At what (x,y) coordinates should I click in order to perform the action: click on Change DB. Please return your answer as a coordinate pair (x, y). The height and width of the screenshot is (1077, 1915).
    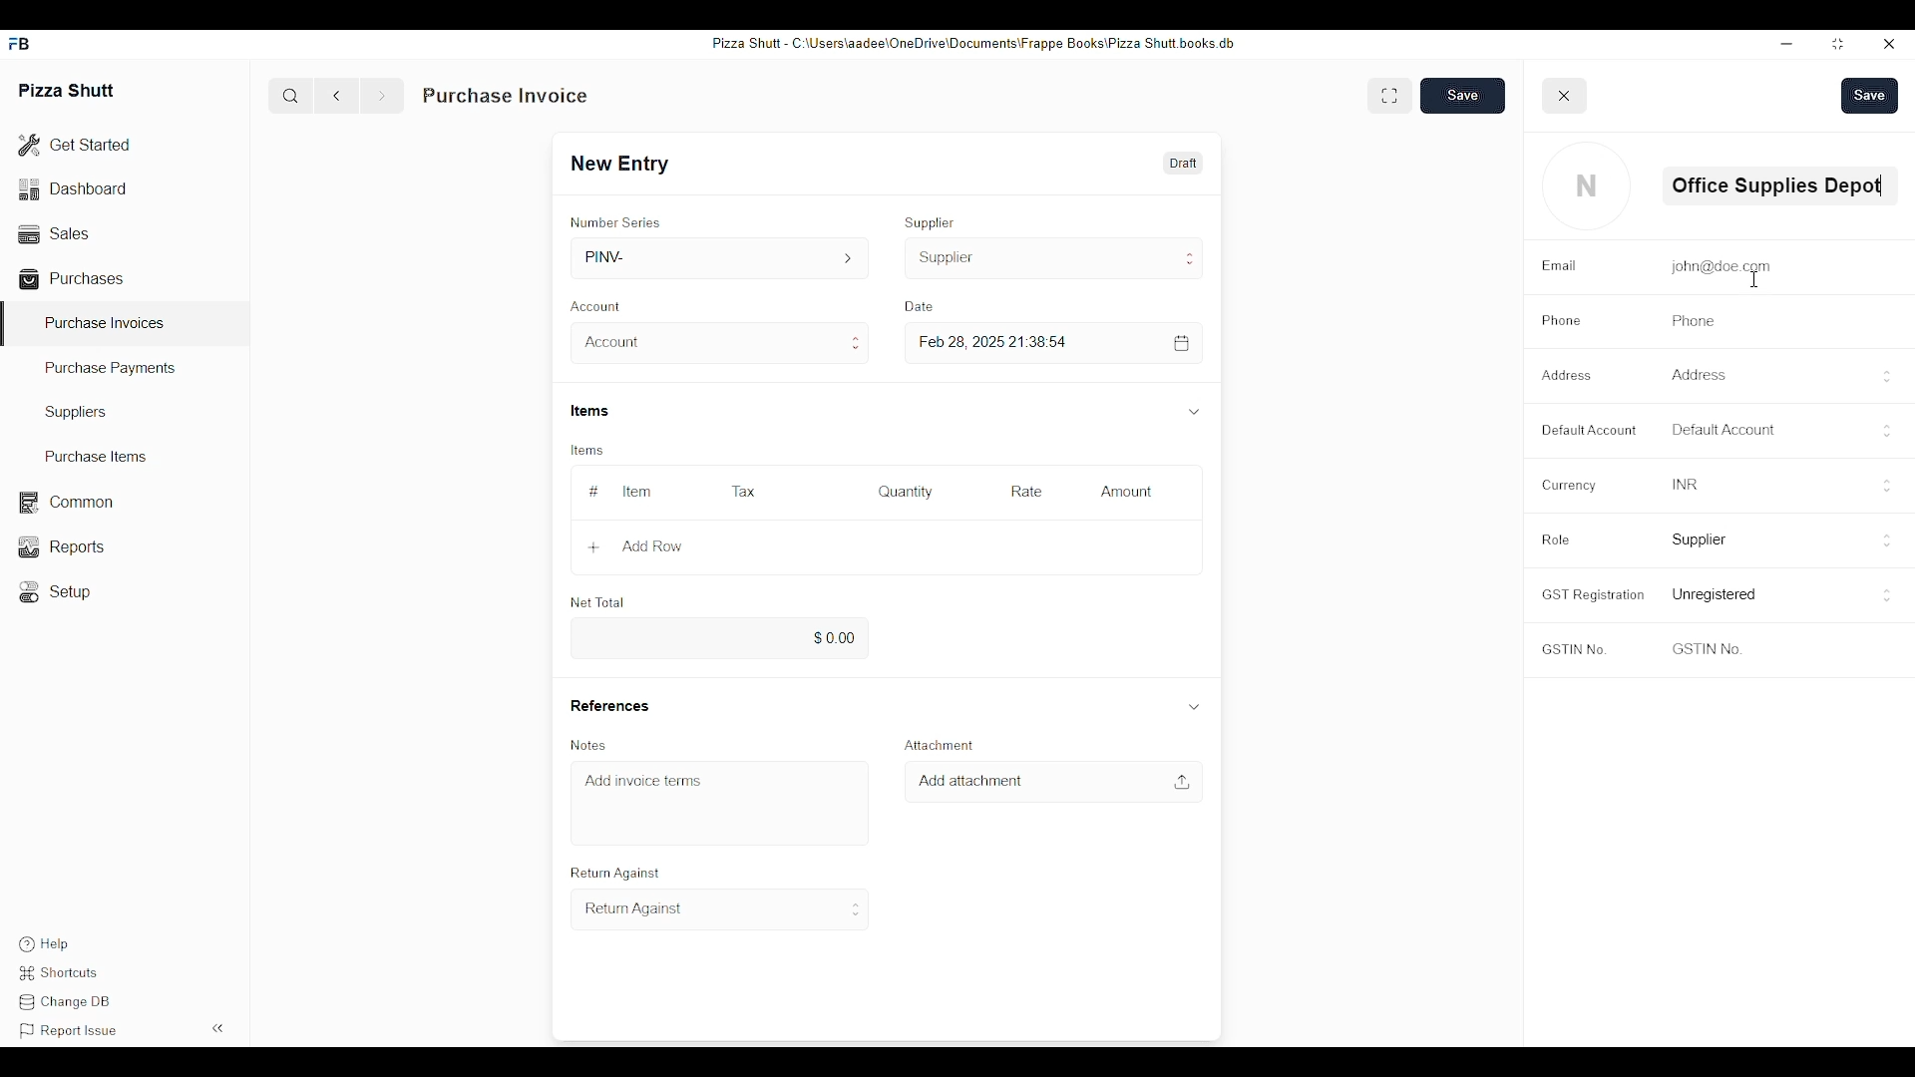
    Looking at the image, I should click on (69, 1004).